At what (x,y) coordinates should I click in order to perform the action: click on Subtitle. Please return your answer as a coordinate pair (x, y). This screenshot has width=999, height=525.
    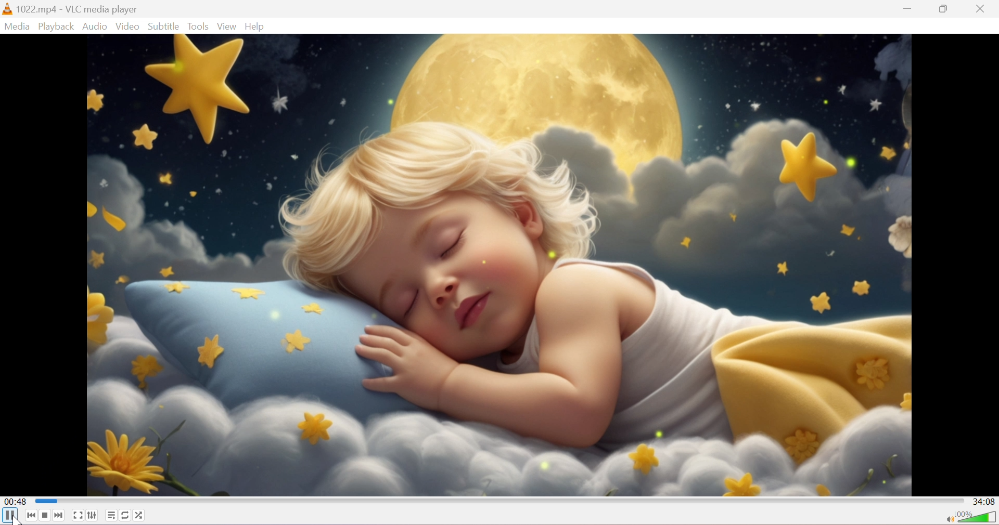
    Looking at the image, I should click on (163, 27).